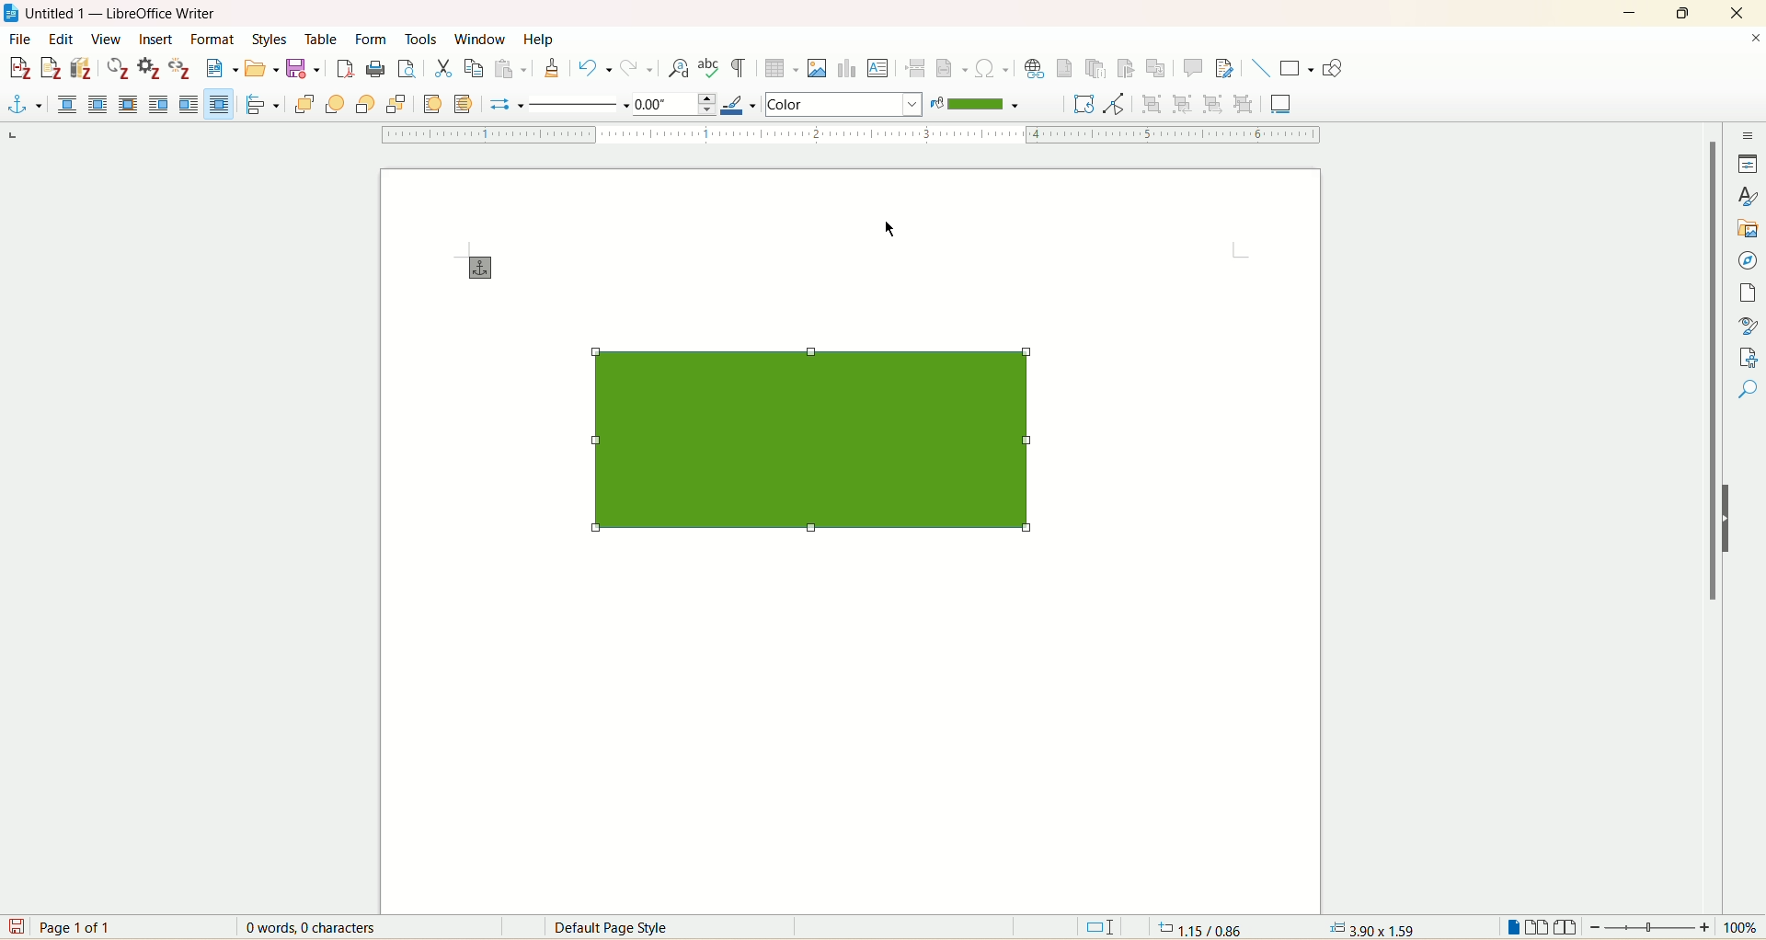 This screenshot has height=940, width=1766. Describe the element at coordinates (305, 71) in the screenshot. I see `save` at that location.